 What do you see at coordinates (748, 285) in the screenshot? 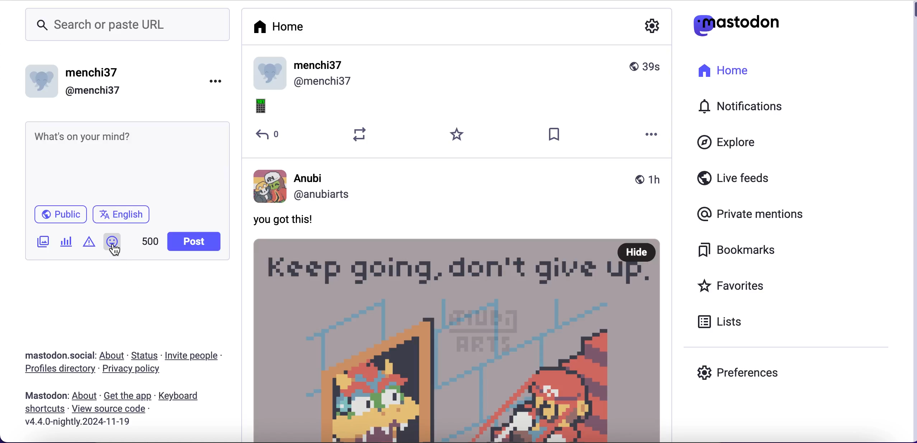
I see `favorites` at bounding box center [748, 285].